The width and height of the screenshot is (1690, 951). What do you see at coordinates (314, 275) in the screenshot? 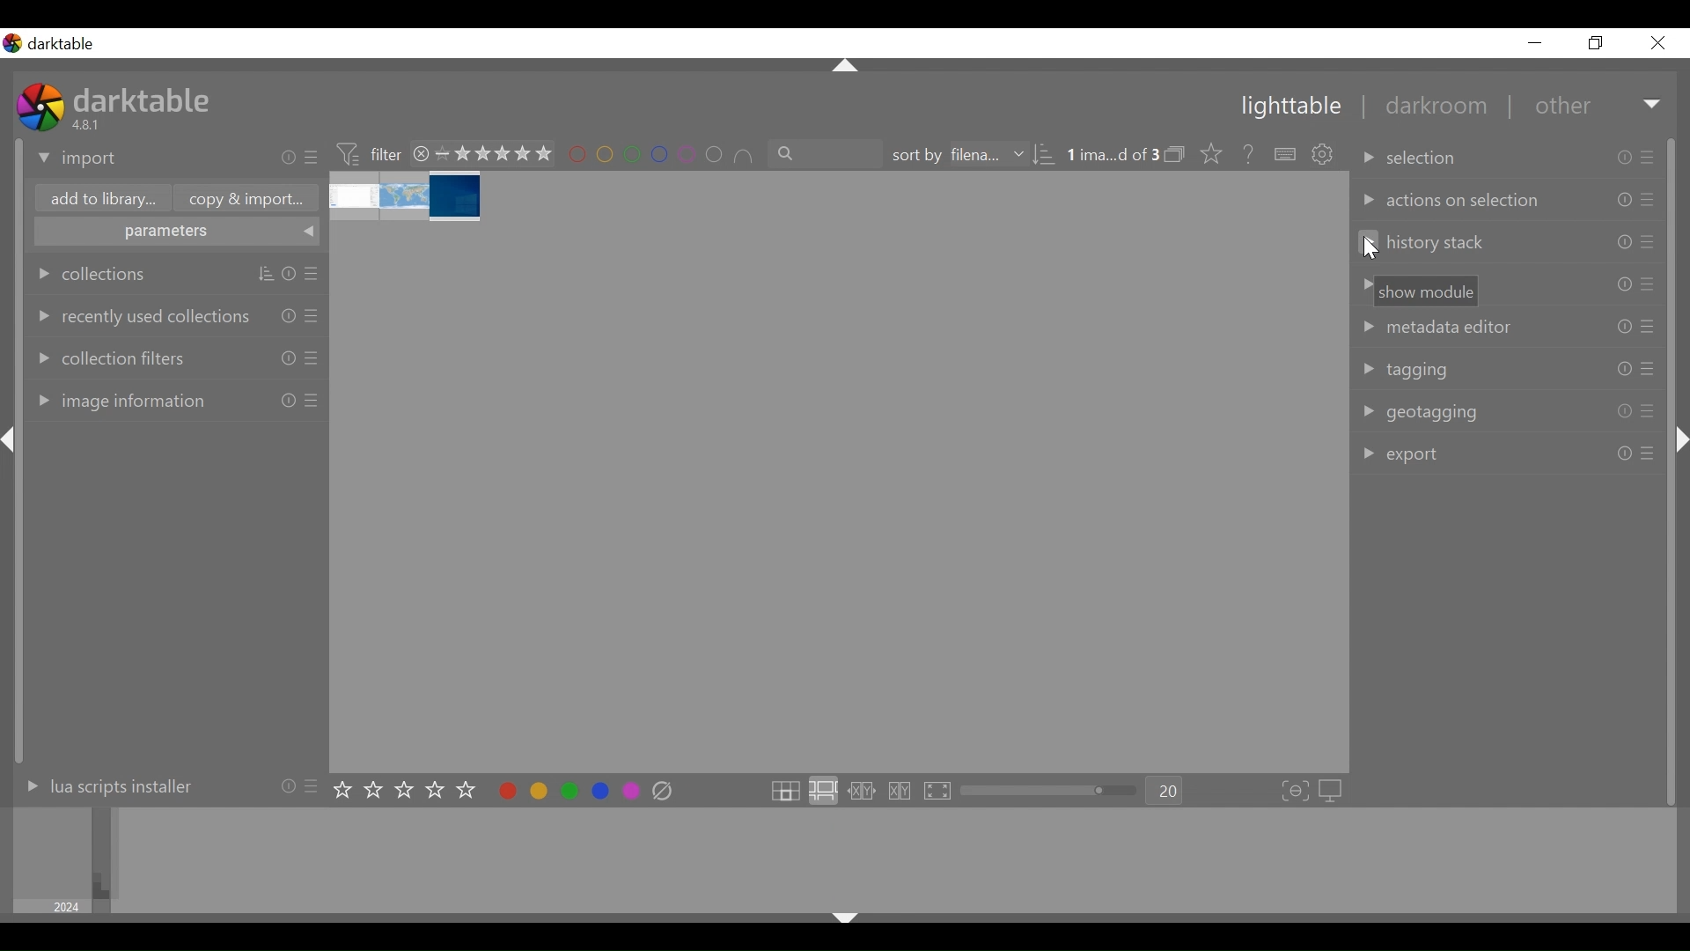
I see `presets` at bounding box center [314, 275].